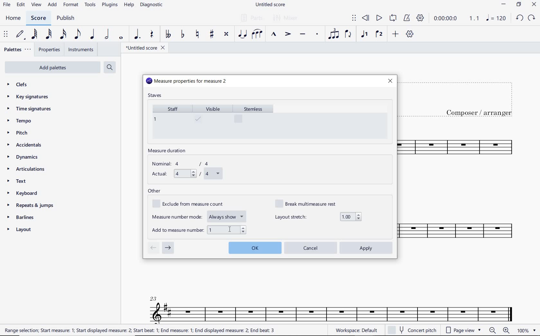 The width and height of the screenshot is (540, 336). What do you see at coordinates (120, 38) in the screenshot?
I see `WHOLE NOTE` at bounding box center [120, 38].